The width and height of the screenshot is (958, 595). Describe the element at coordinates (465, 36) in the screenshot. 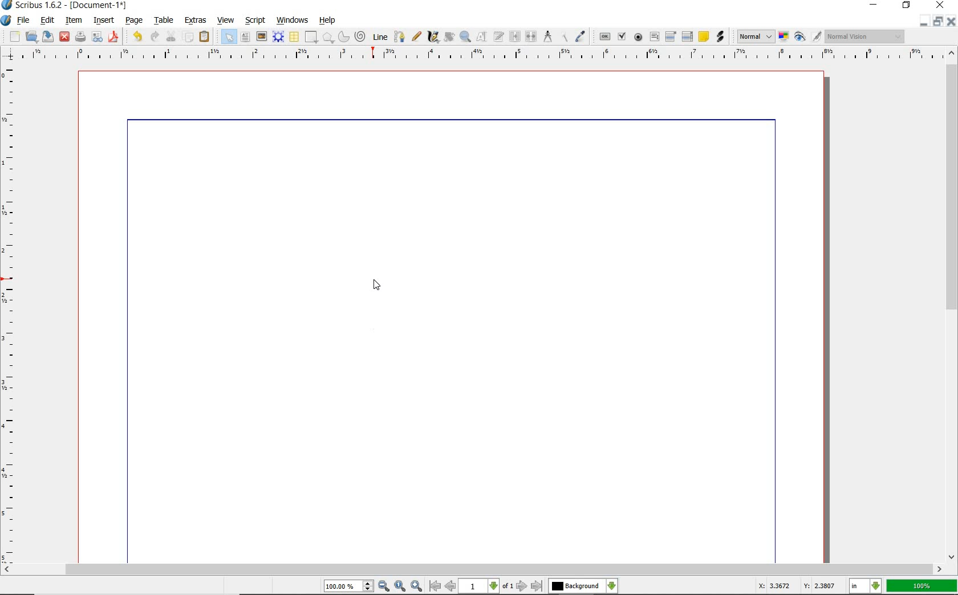

I see `zoom in or zoom out` at that location.